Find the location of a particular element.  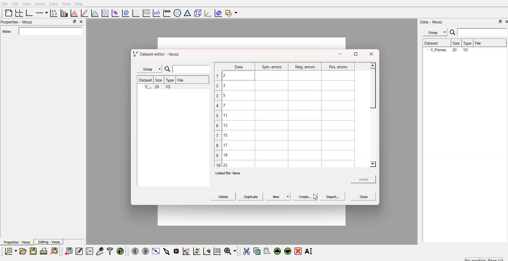

Data is located at coordinates (238, 66).